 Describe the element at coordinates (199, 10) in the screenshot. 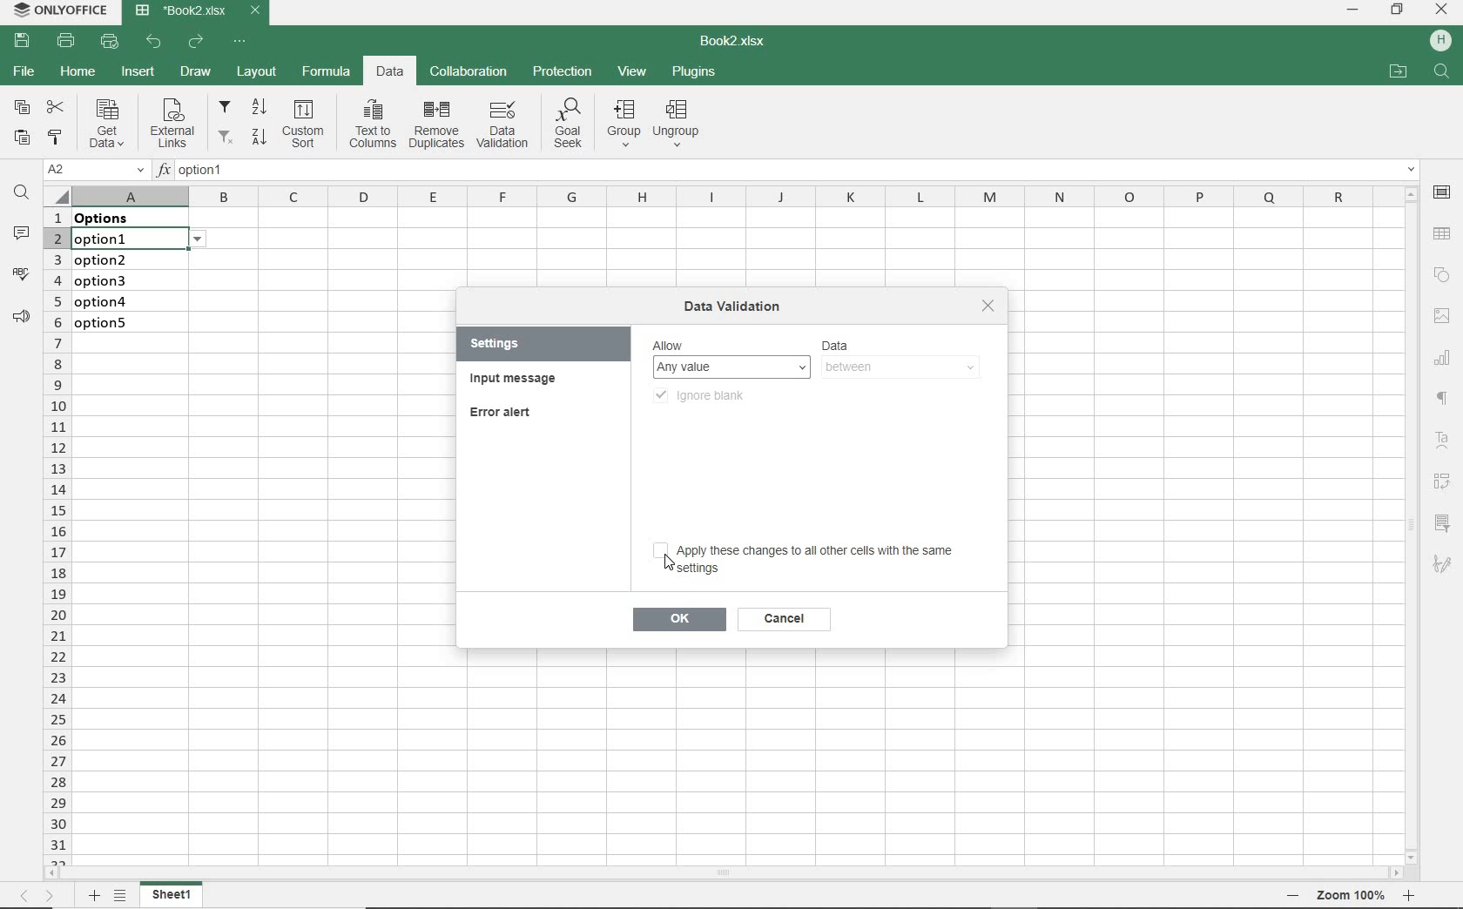

I see `DOCUMENT NAME` at that location.